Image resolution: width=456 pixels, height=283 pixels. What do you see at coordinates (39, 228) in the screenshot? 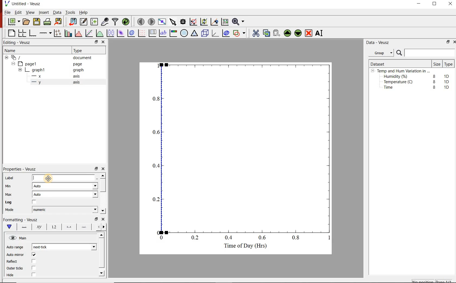
I see `axis label` at bounding box center [39, 228].